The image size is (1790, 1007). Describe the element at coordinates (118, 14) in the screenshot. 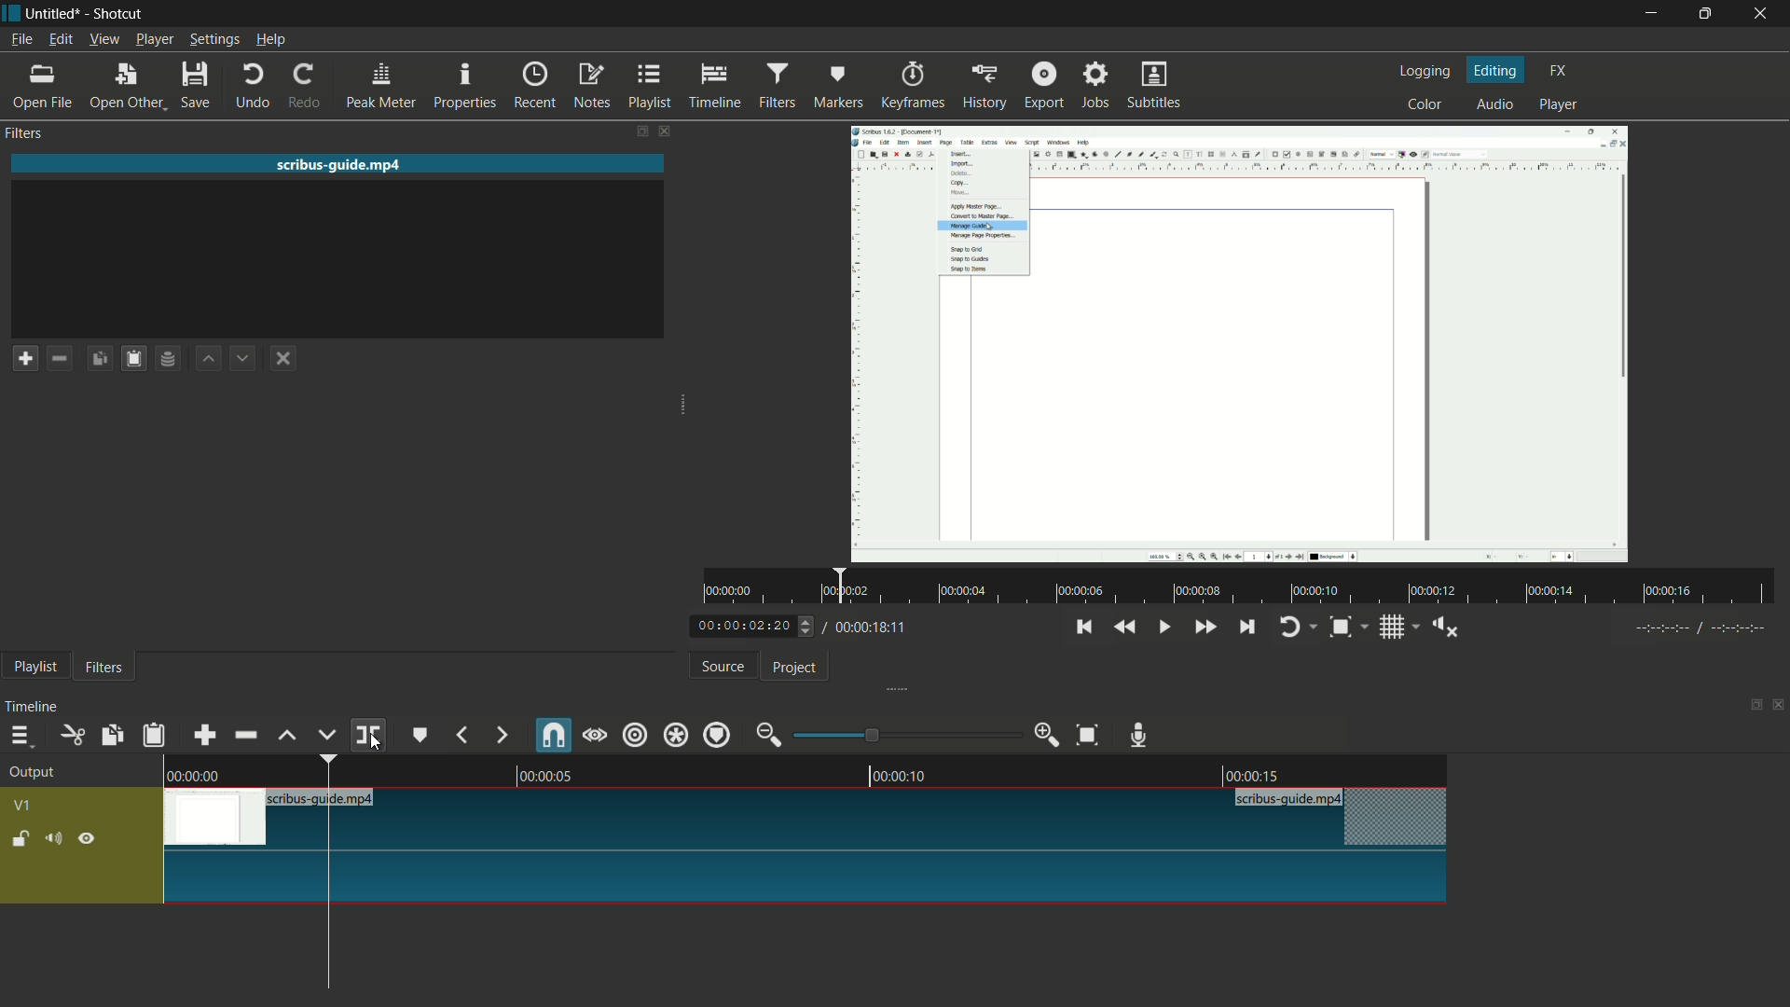

I see `app name` at that location.